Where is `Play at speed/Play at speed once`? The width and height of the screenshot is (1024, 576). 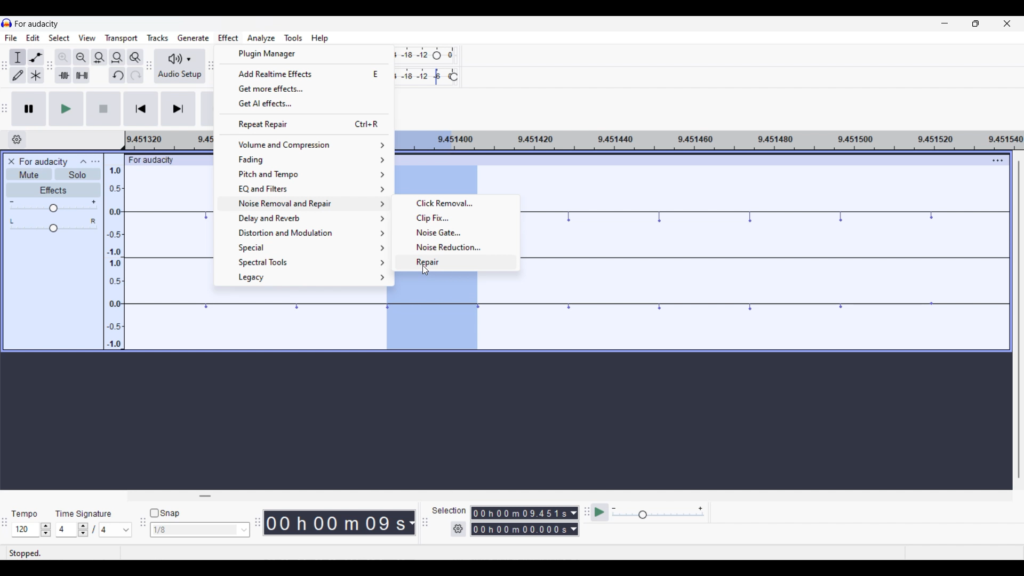
Play at speed/Play at speed once is located at coordinates (600, 513).